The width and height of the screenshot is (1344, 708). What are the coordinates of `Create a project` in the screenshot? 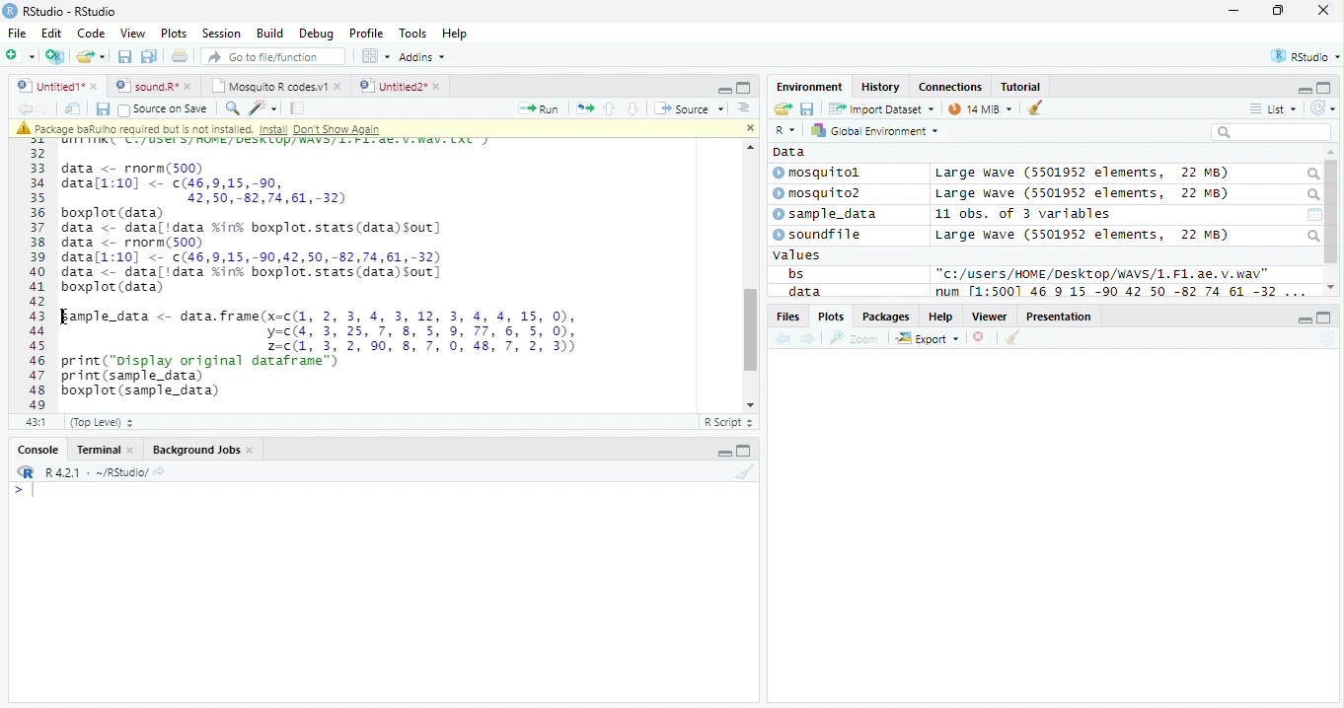 It's located at (57, 56).